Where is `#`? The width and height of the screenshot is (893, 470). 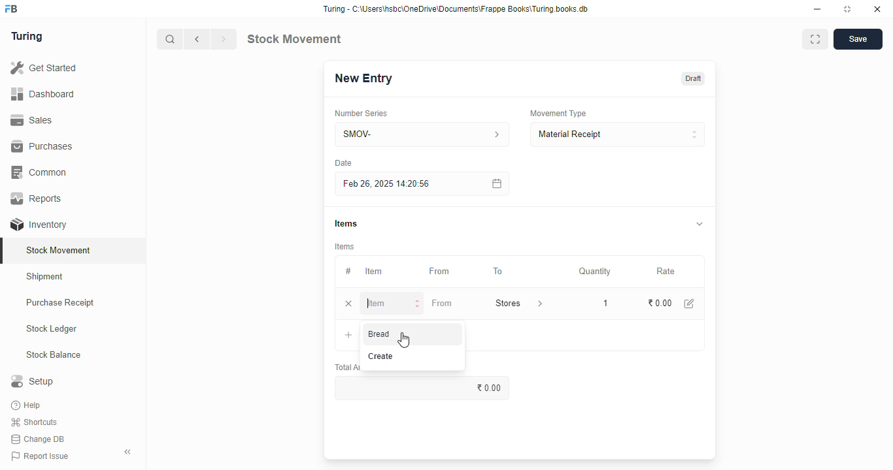 # is located at coordinates (348, 272).